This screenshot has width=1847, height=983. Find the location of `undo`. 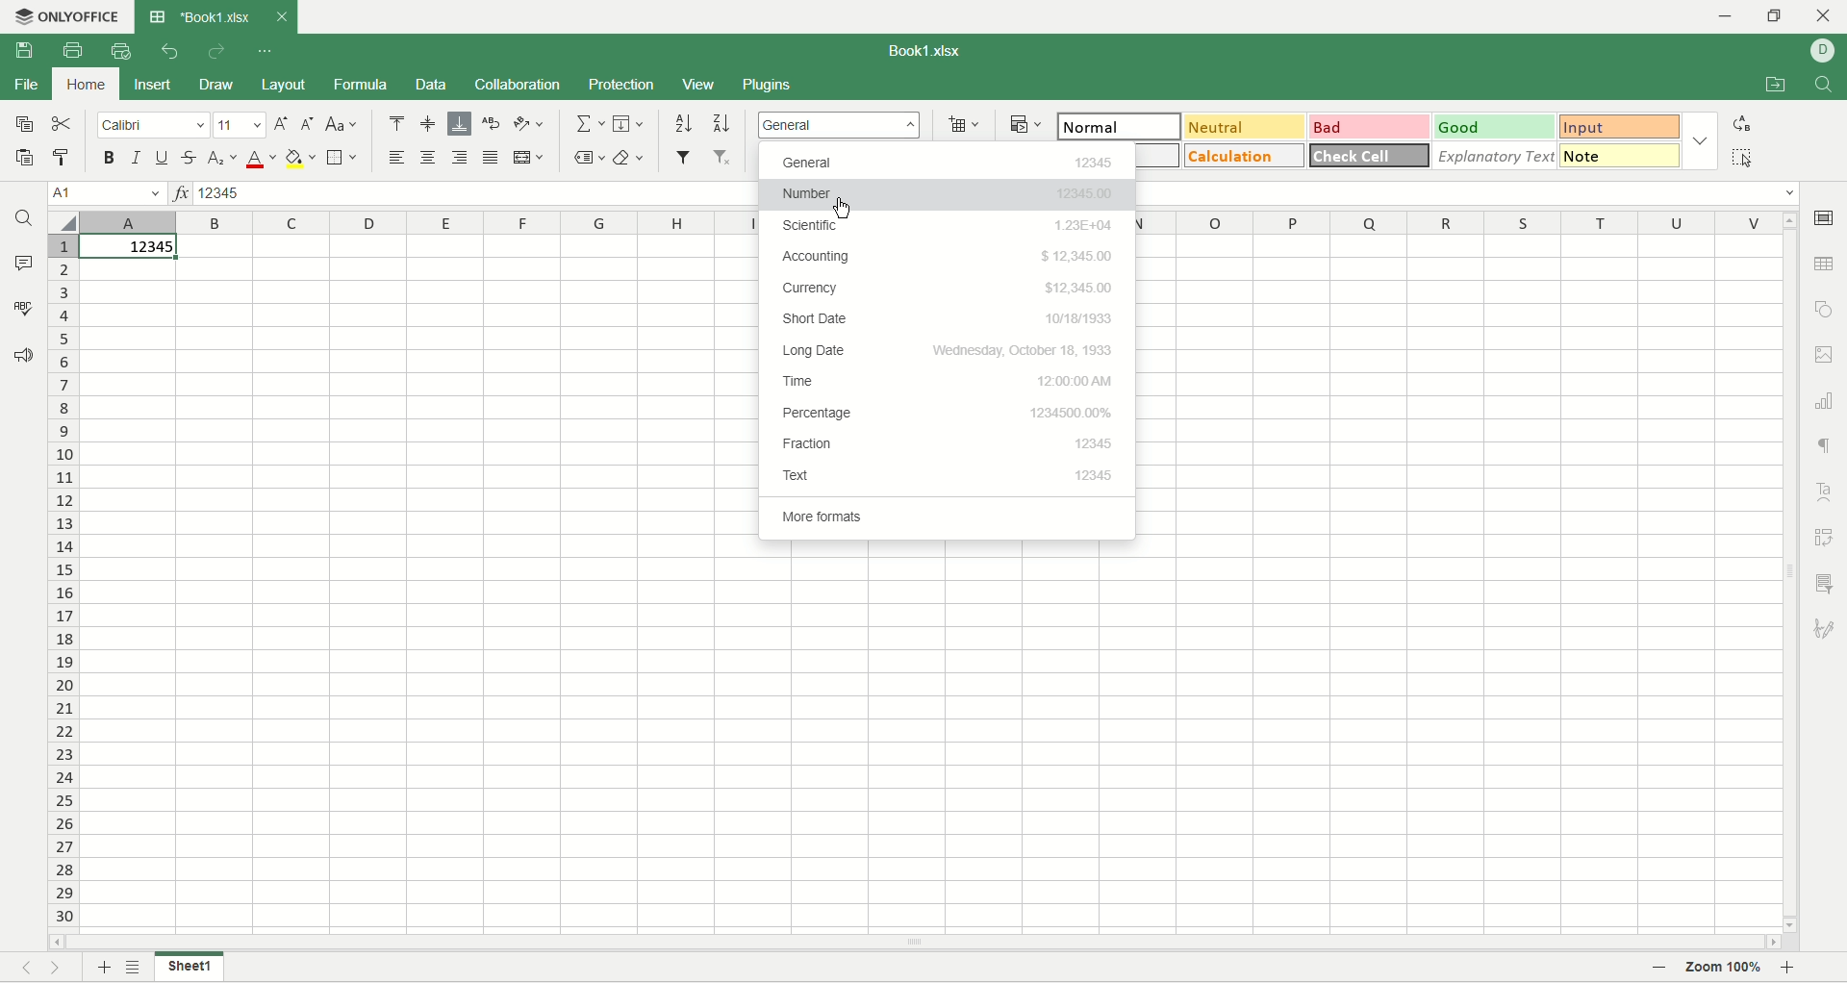

undo is located at coordinates (172, 52).